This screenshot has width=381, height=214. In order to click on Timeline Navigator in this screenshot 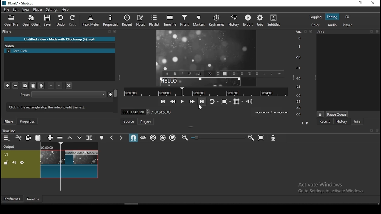, I will do `click(206, 92)`.